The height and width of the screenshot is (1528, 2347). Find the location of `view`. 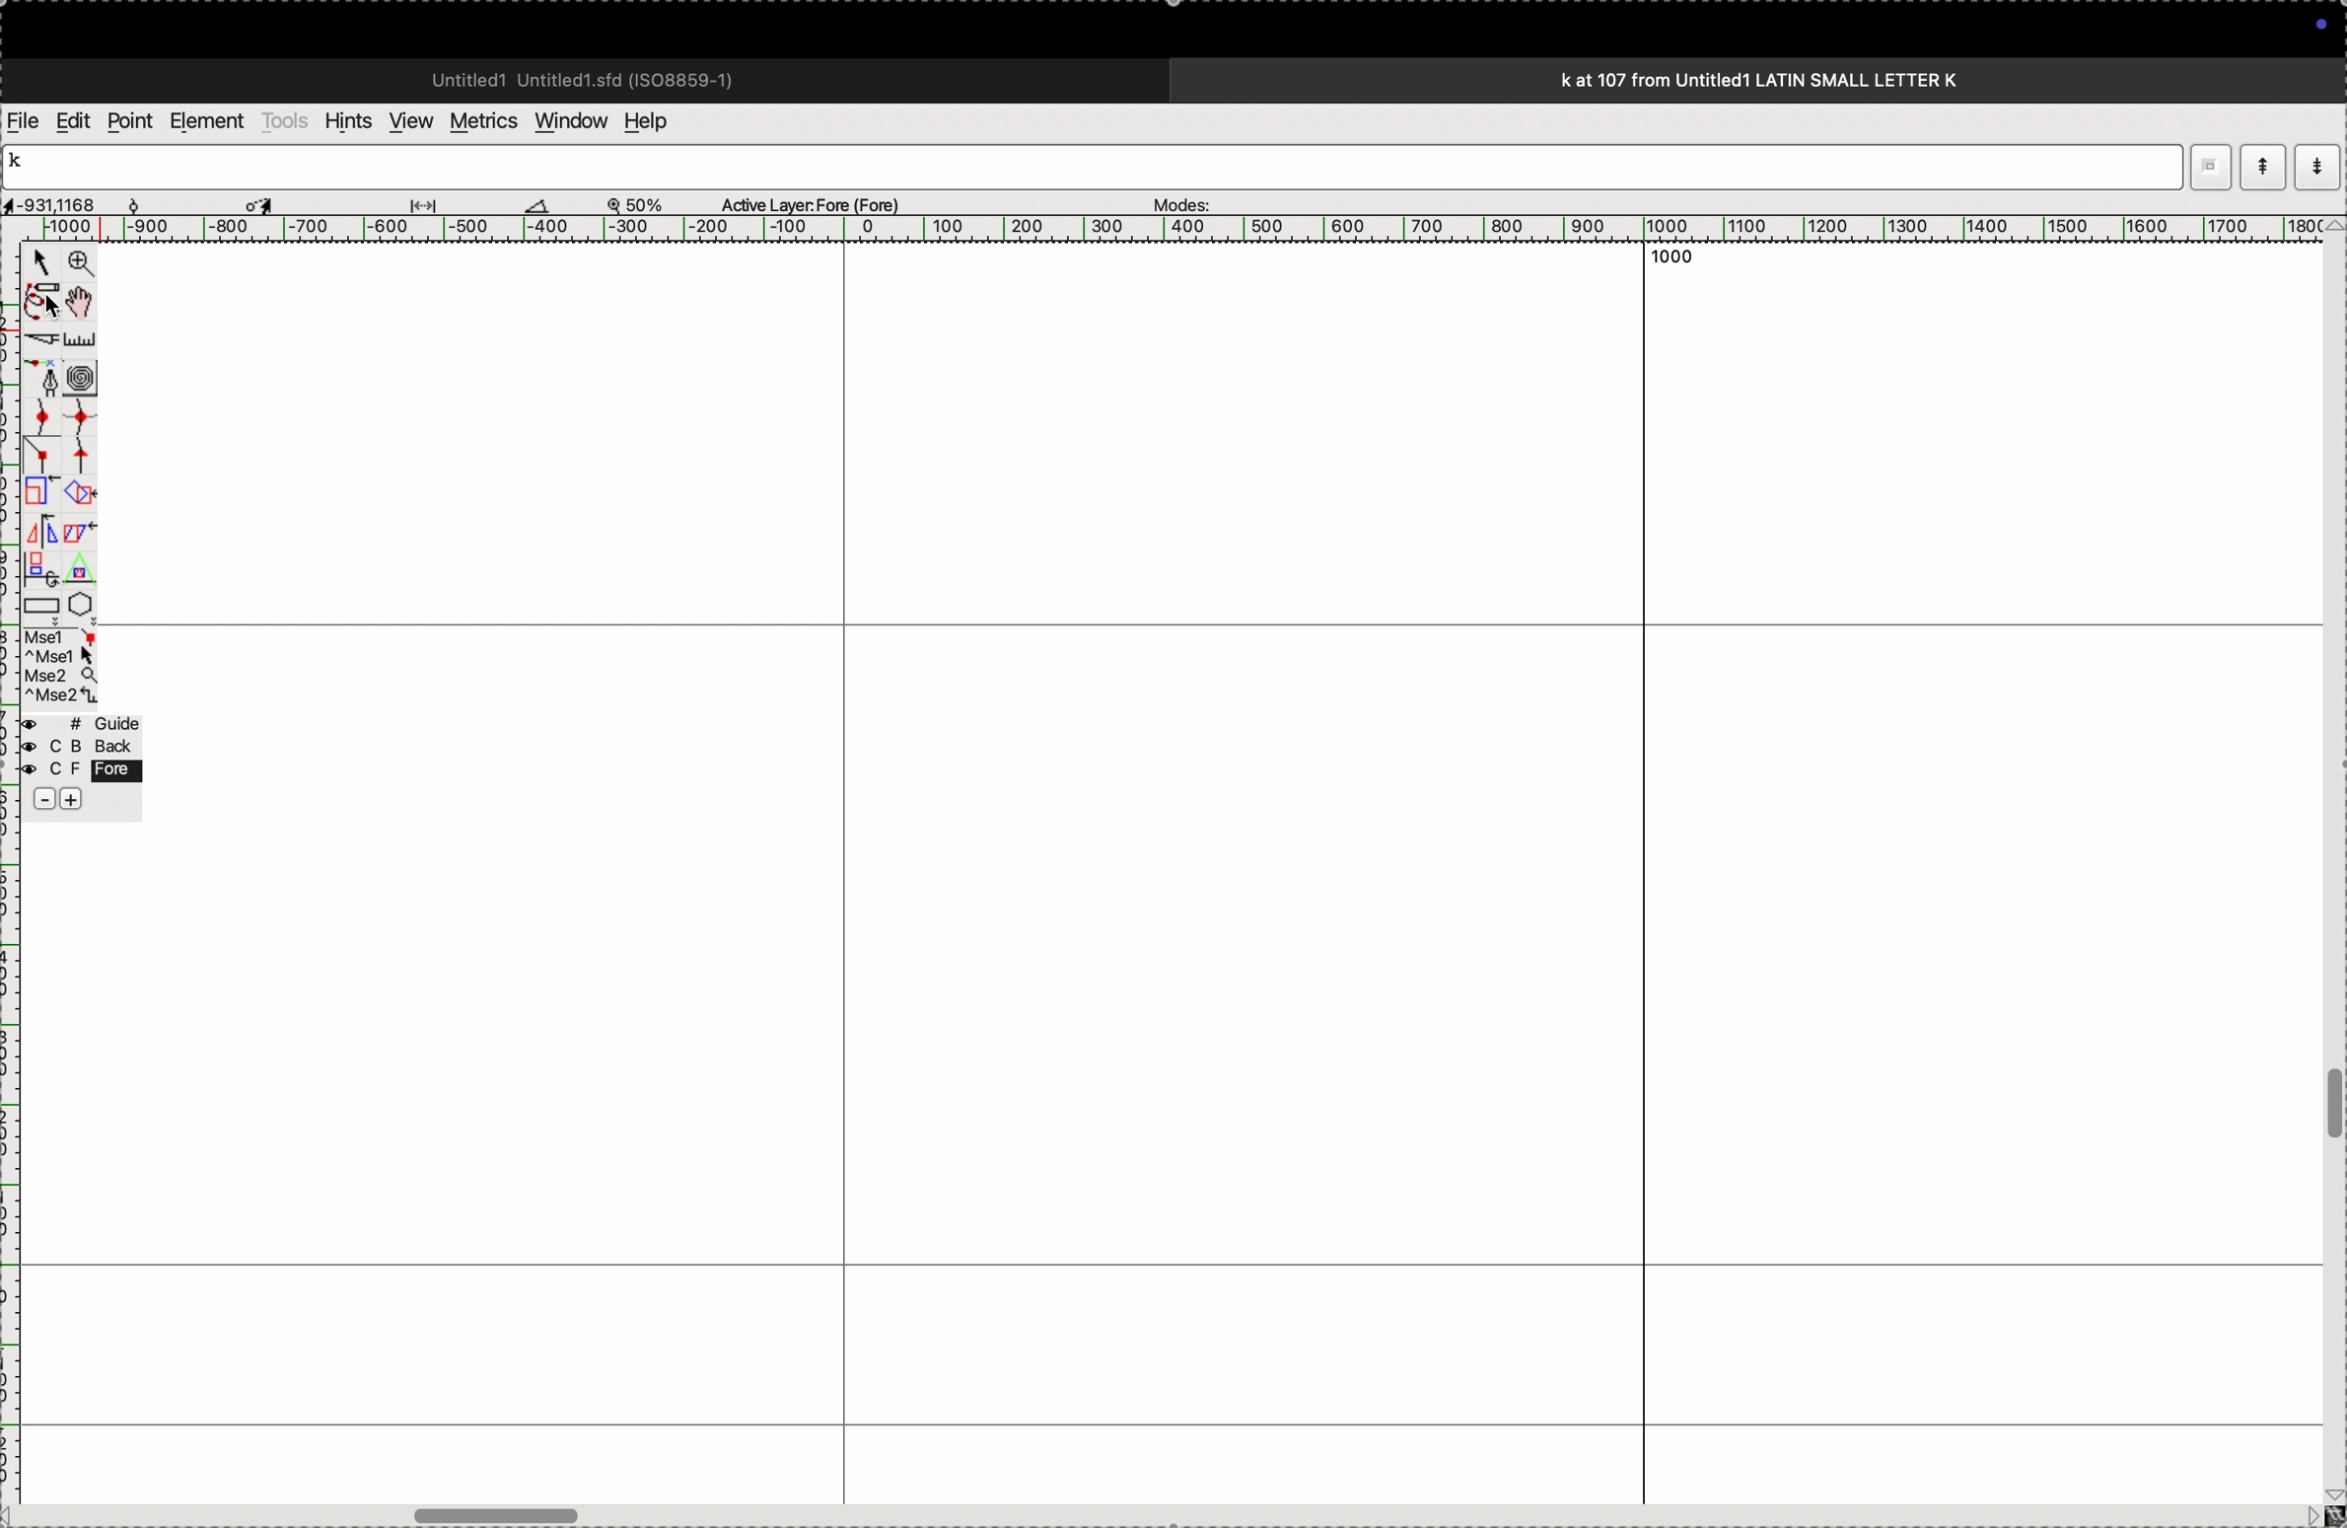

view is located at coordinates (405, 121).